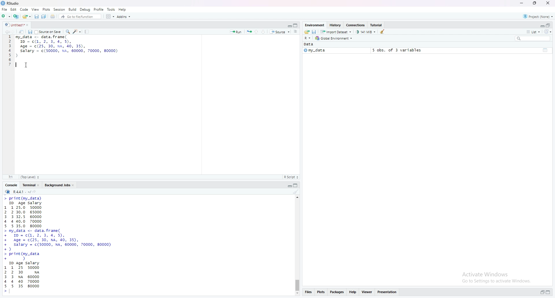 The height and width of the screenshot is (298, 555). What do you see at coordinates (383, 31) in the screenshot?
I see `clear object from the workspace` at bounding box center [383, 31].